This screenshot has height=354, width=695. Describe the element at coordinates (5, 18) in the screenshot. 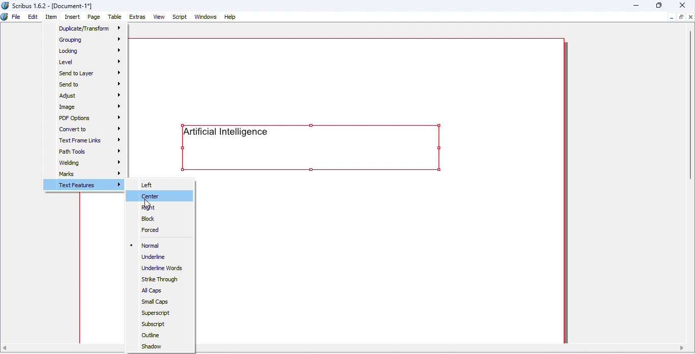

I see `Icon` at that location.